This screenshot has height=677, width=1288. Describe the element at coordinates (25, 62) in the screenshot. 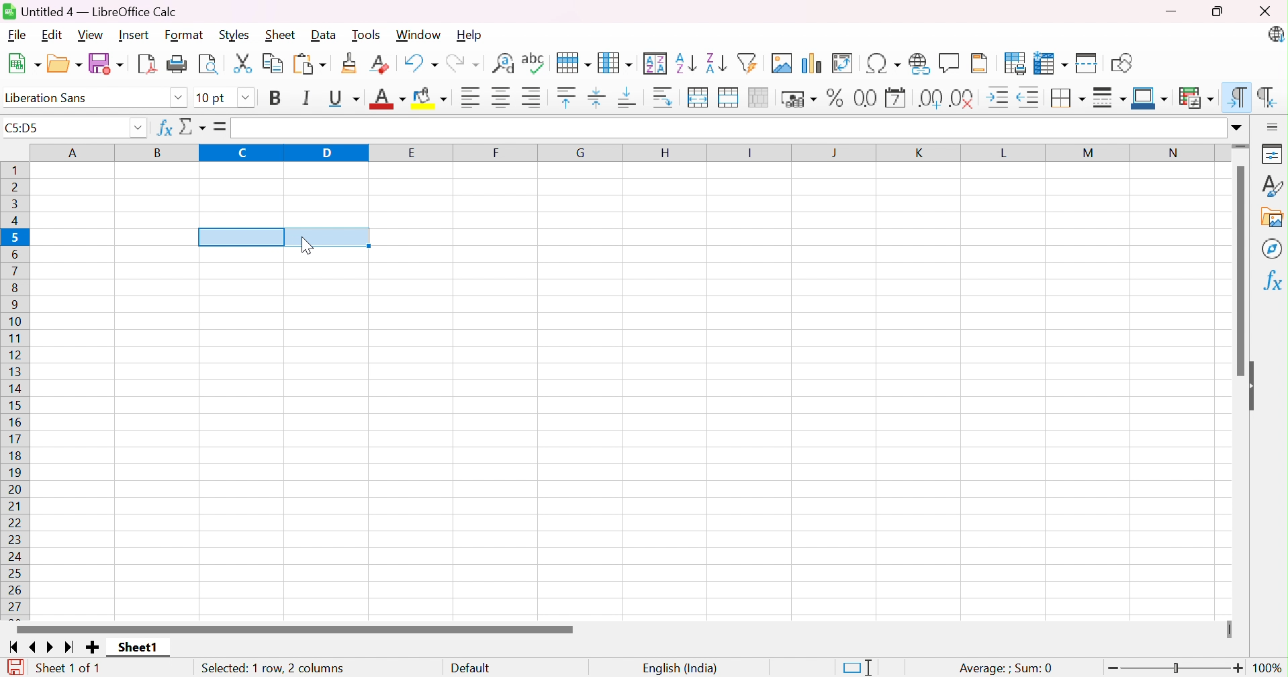

I see `New` at that location.